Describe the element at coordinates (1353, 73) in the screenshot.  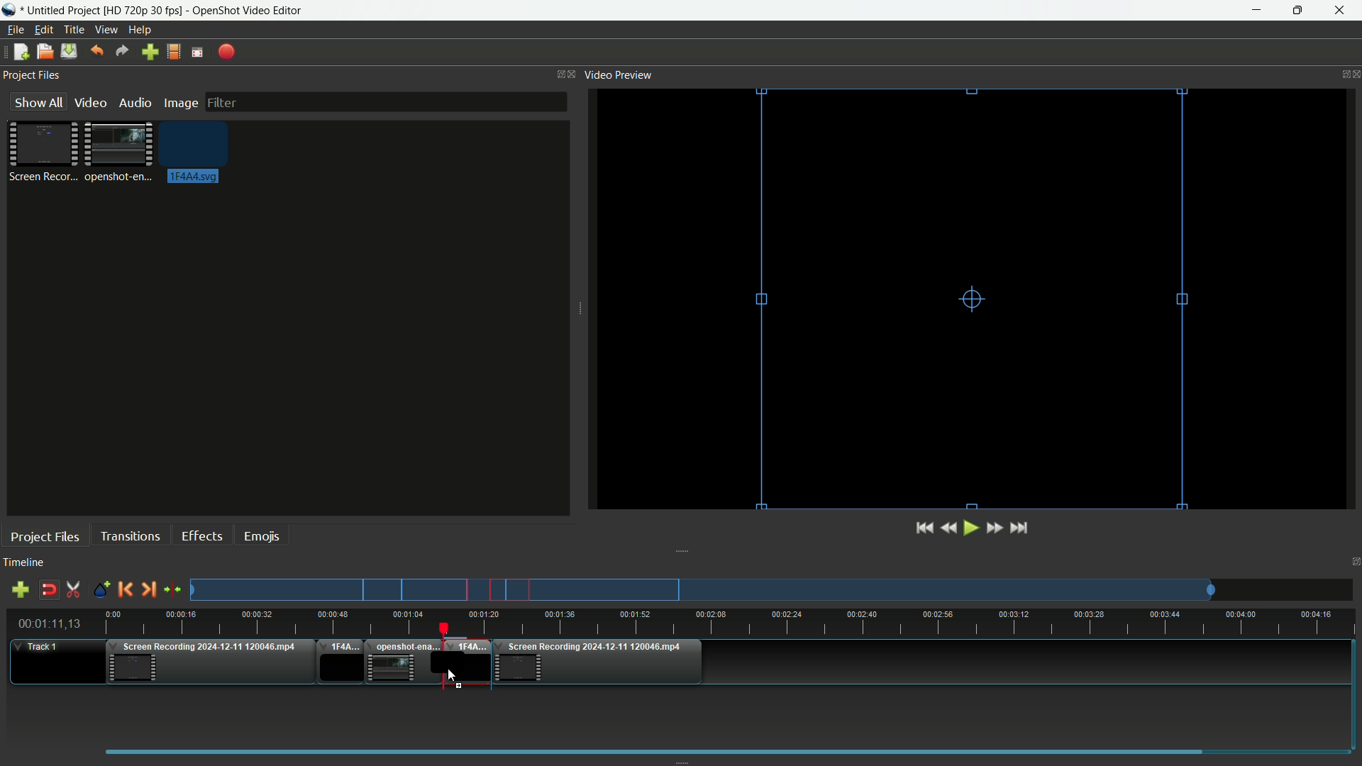
I see `close video preview` at that location.